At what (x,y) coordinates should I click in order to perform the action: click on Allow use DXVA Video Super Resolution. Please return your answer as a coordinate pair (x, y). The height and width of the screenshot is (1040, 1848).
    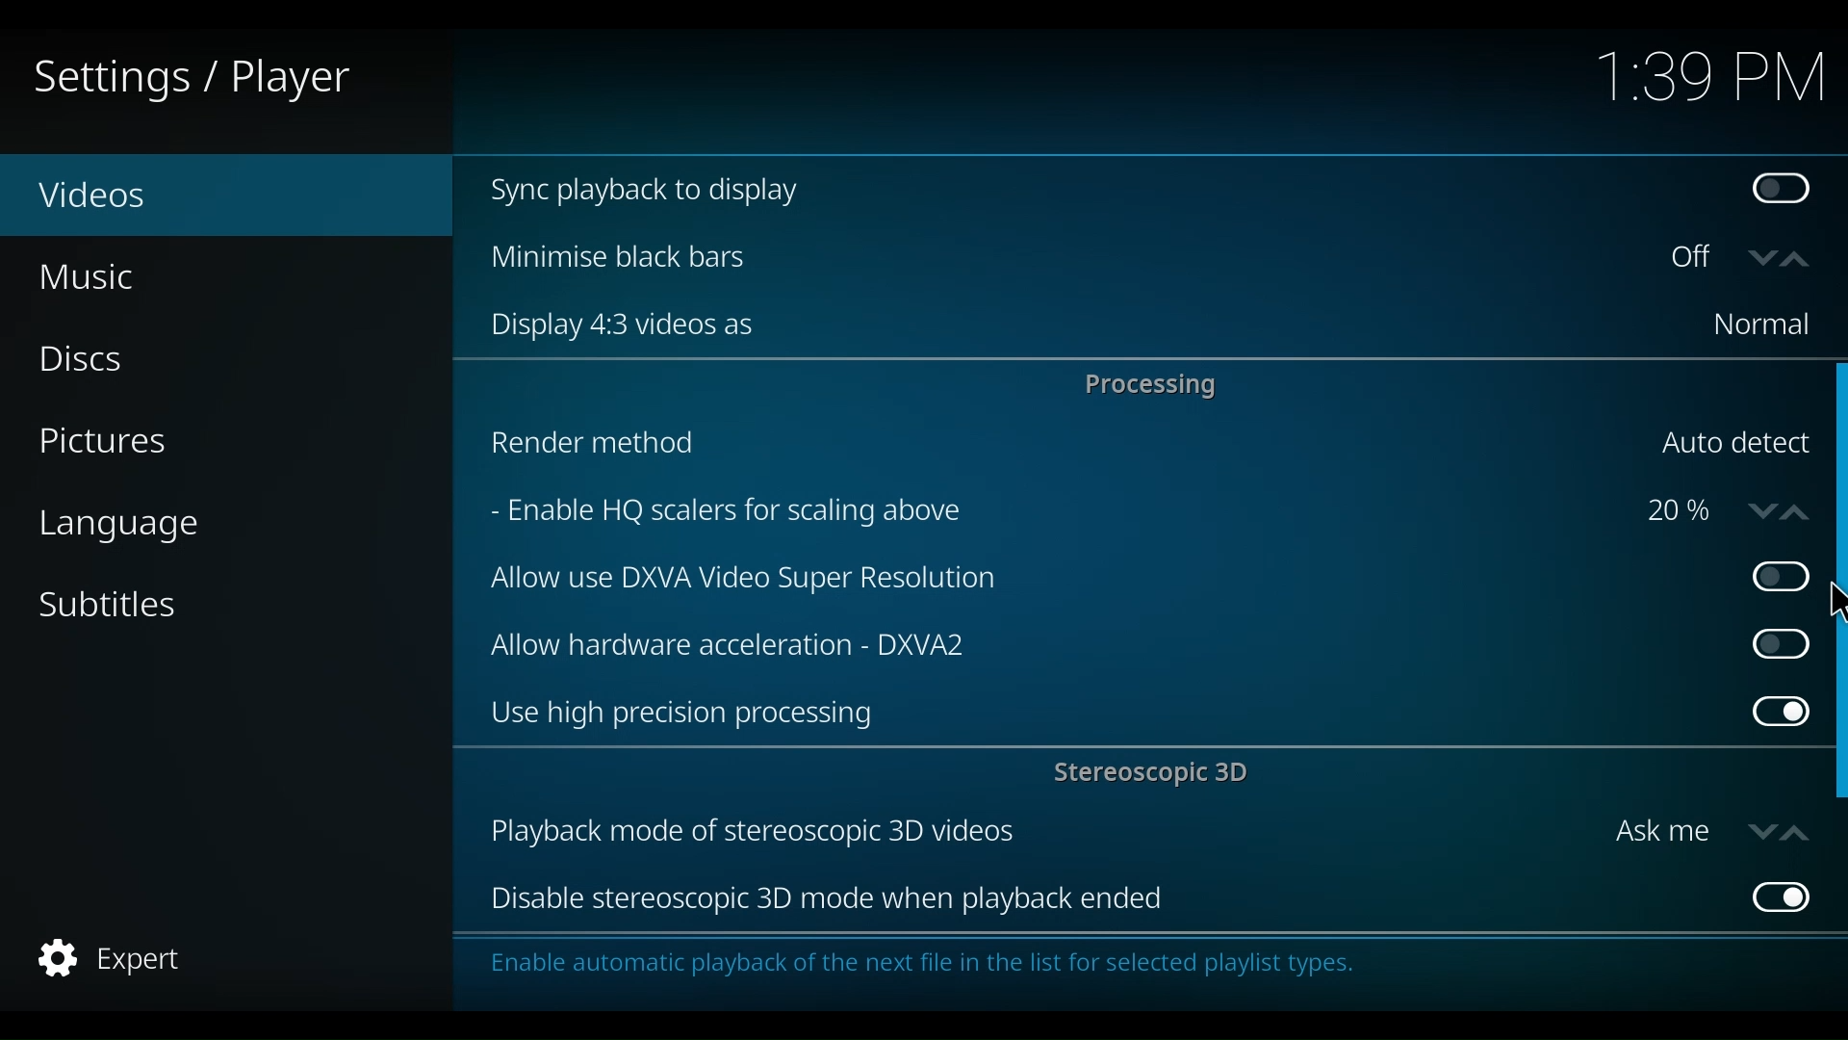
    Looking at the image, I should click on (1100, 581).